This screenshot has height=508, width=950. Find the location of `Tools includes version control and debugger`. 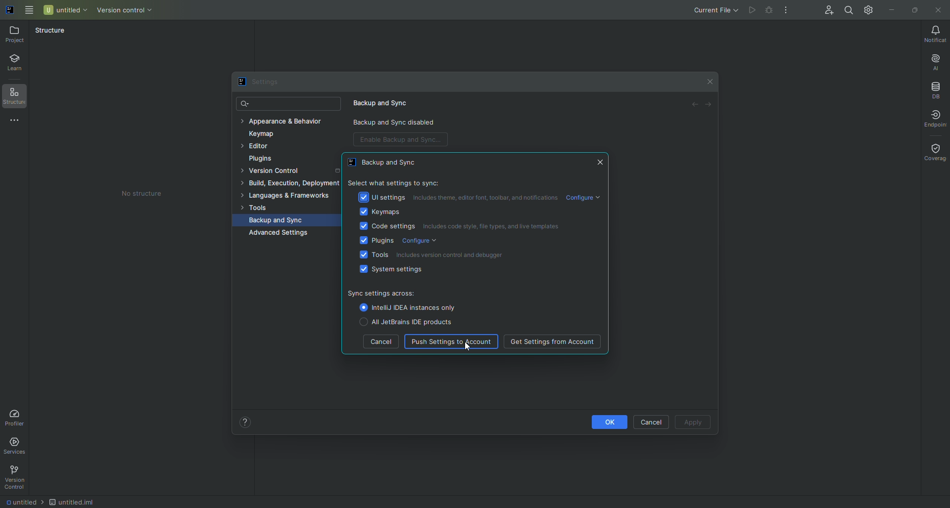

Tools includes version control and debugger is located at coordinates (433, 254).